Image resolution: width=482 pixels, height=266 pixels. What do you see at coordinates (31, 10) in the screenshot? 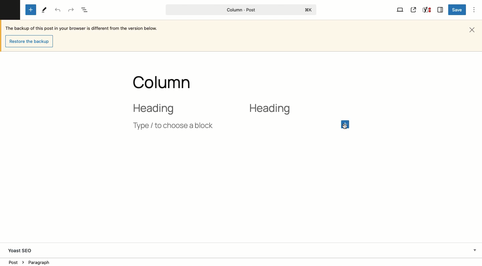
I see `Add new block` at bounding box center [31, 10].